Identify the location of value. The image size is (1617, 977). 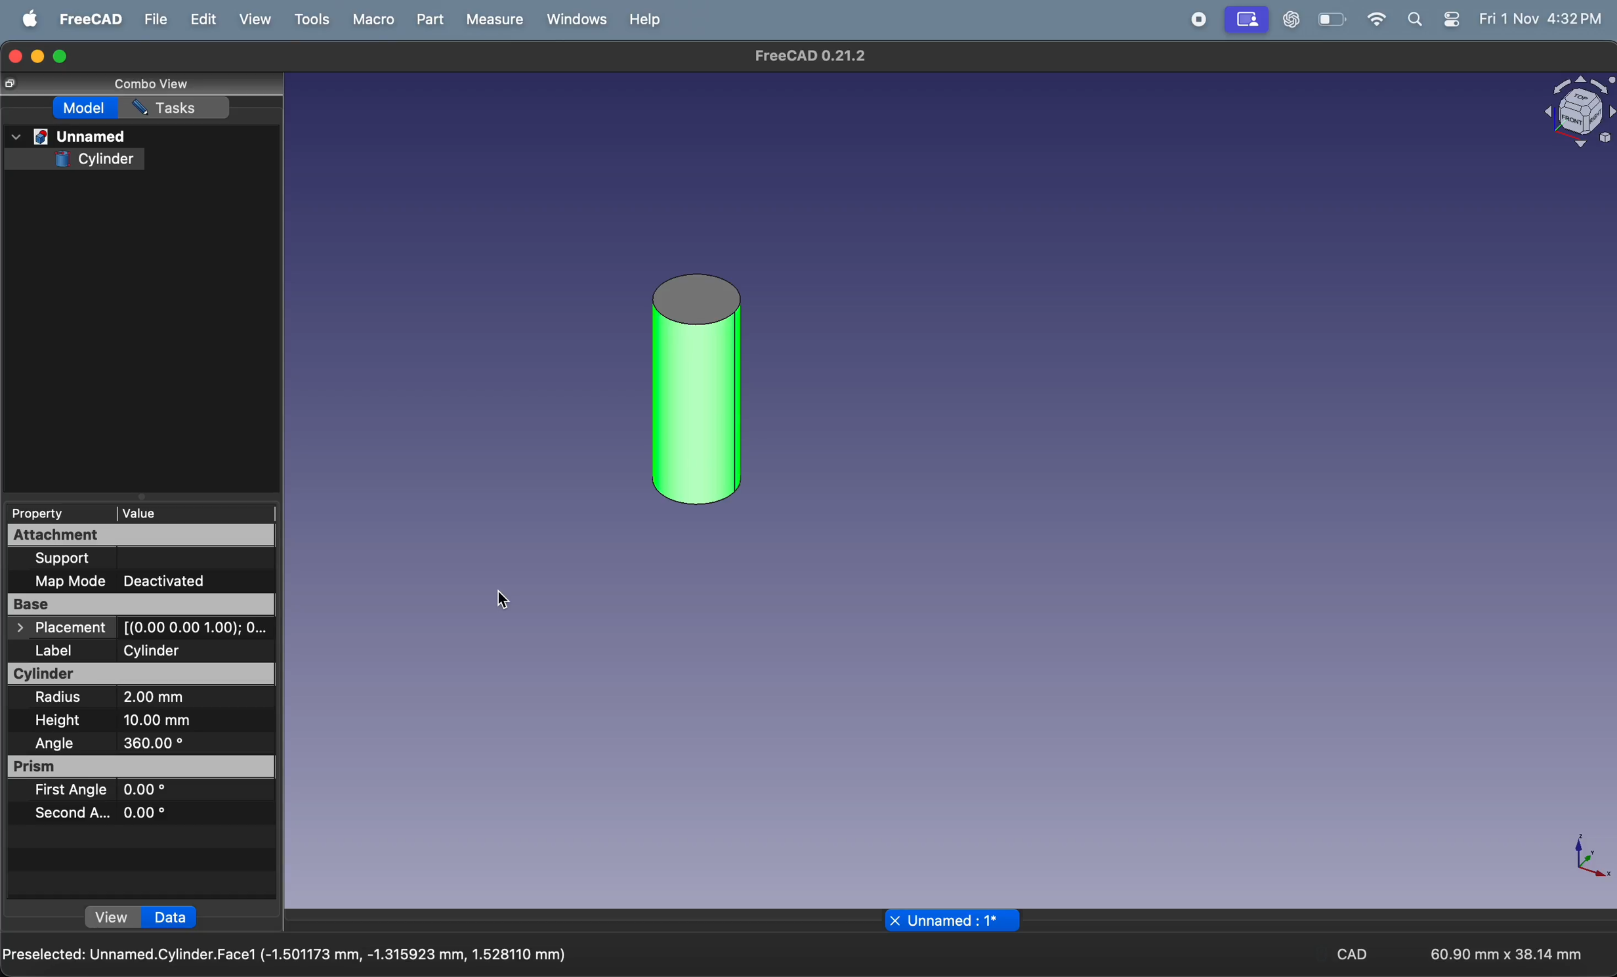
(196, 512).